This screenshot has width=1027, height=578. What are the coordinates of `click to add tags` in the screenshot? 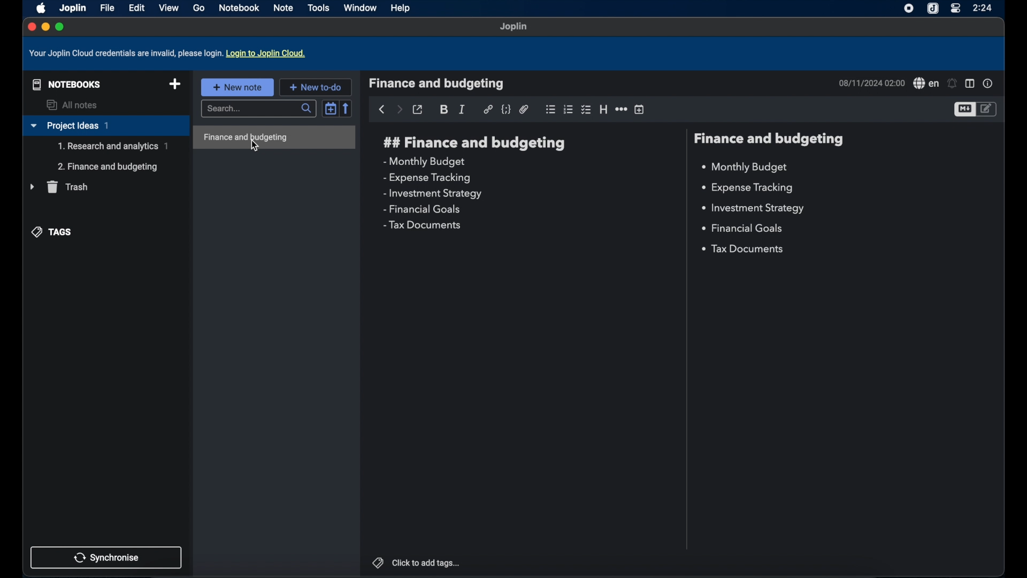 It's located at (416, 562).